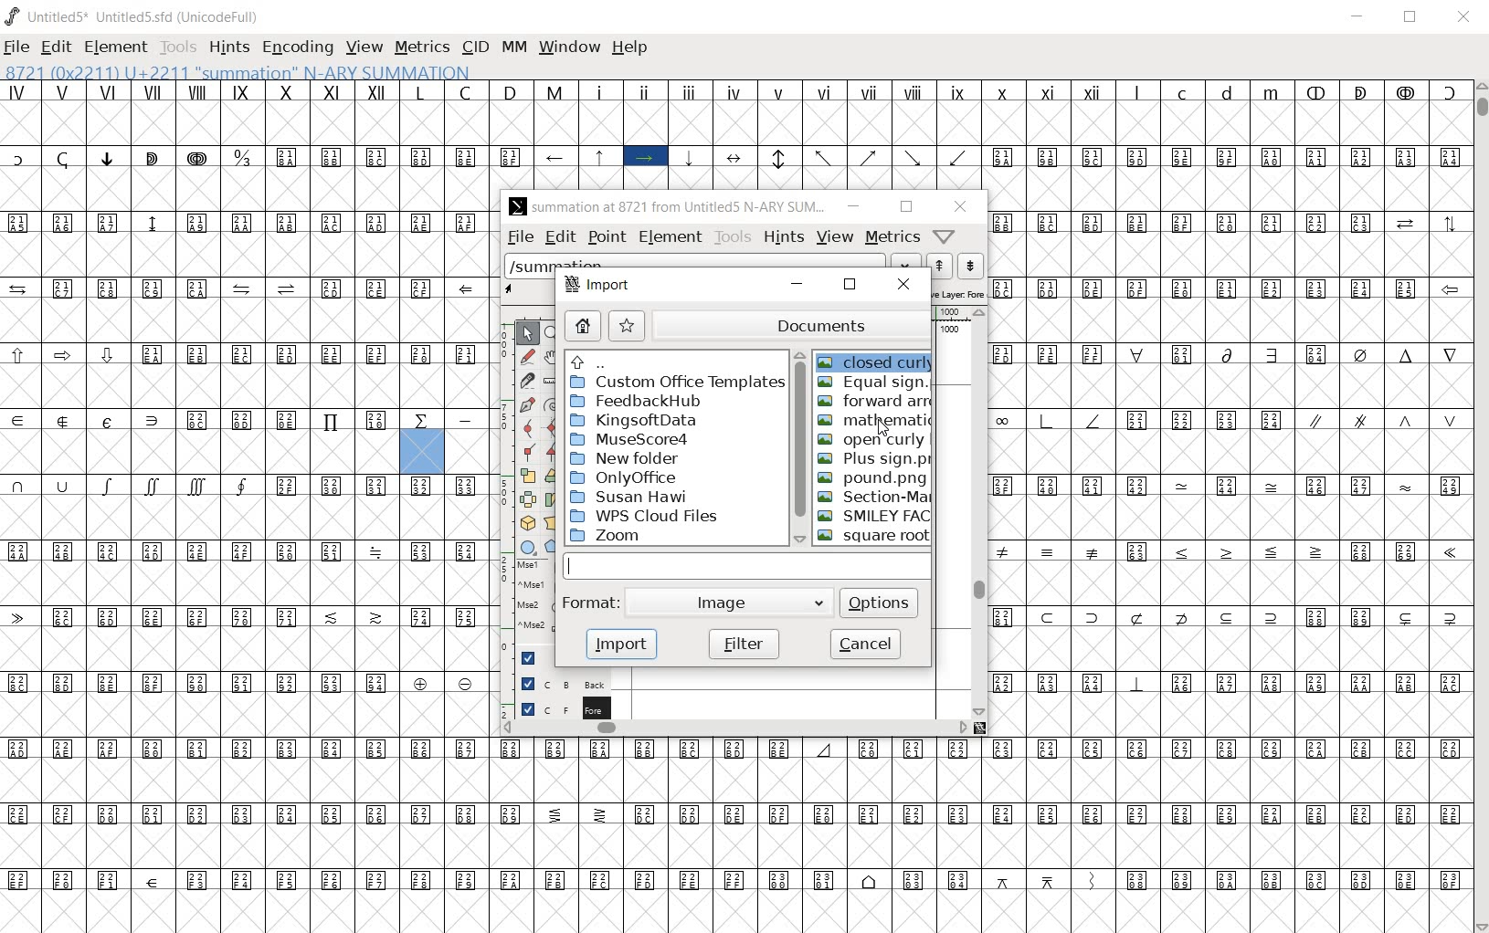 This screenshot has height=933, width=1489. What do you see at coordinates (905, 207) in the screenshot?
I see `restore` at bounding box center [905, 207].